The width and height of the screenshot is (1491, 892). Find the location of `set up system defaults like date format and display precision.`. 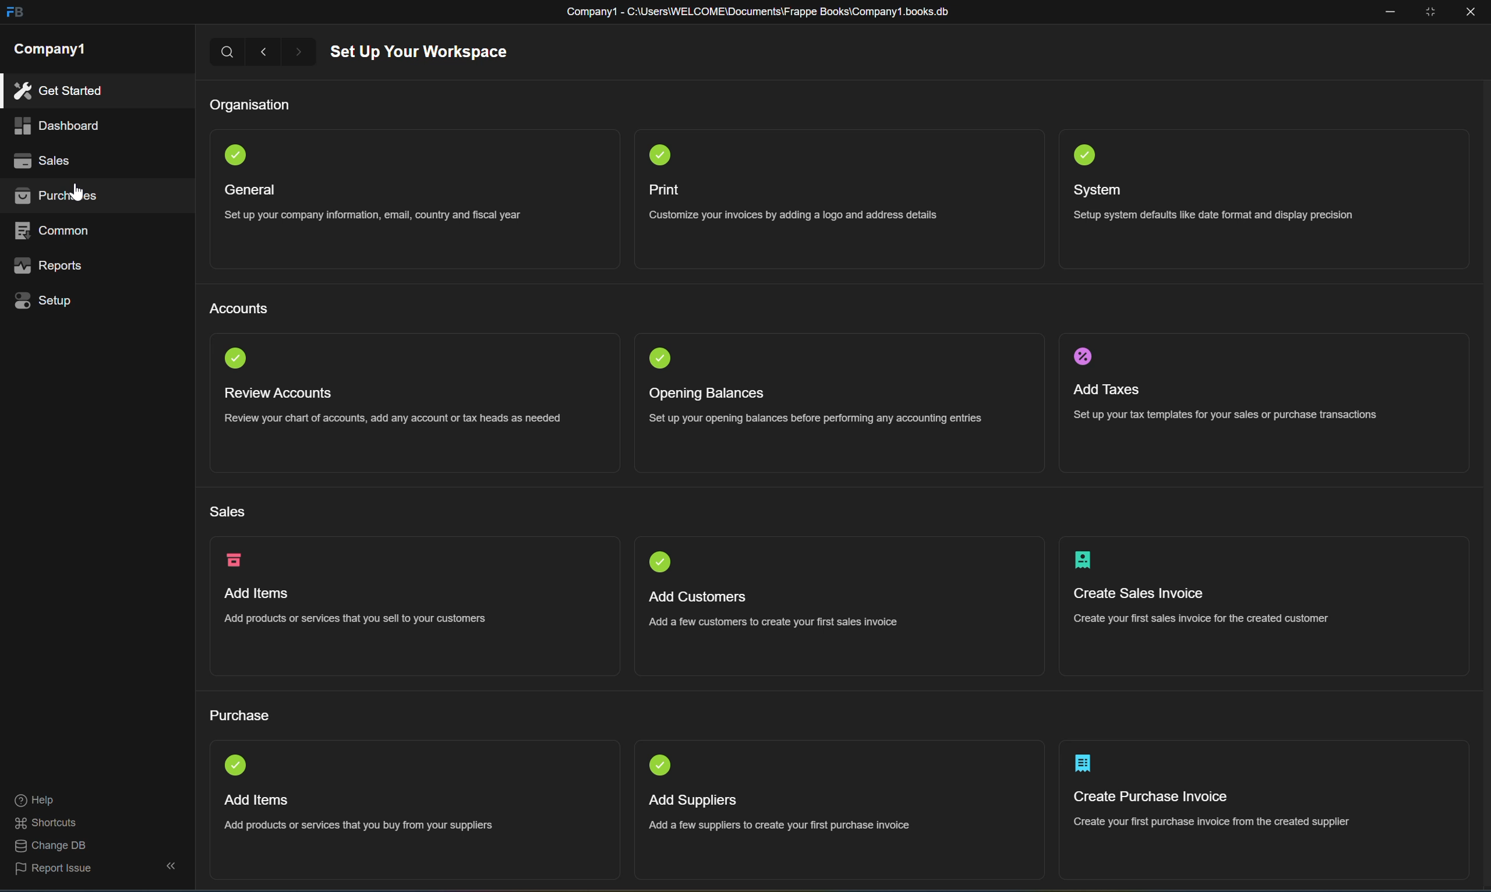

set up system defaults like date format and display precision. is located at coordinates (1219, 217).